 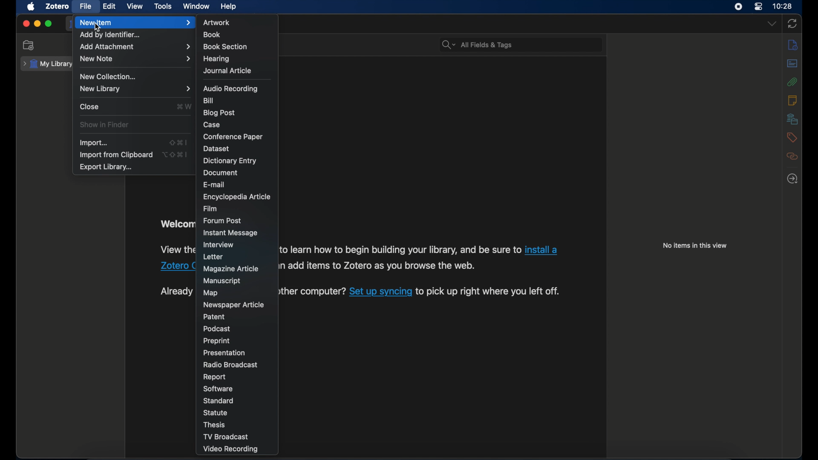 I want to click on dropdown, so click(x=772, y=24).